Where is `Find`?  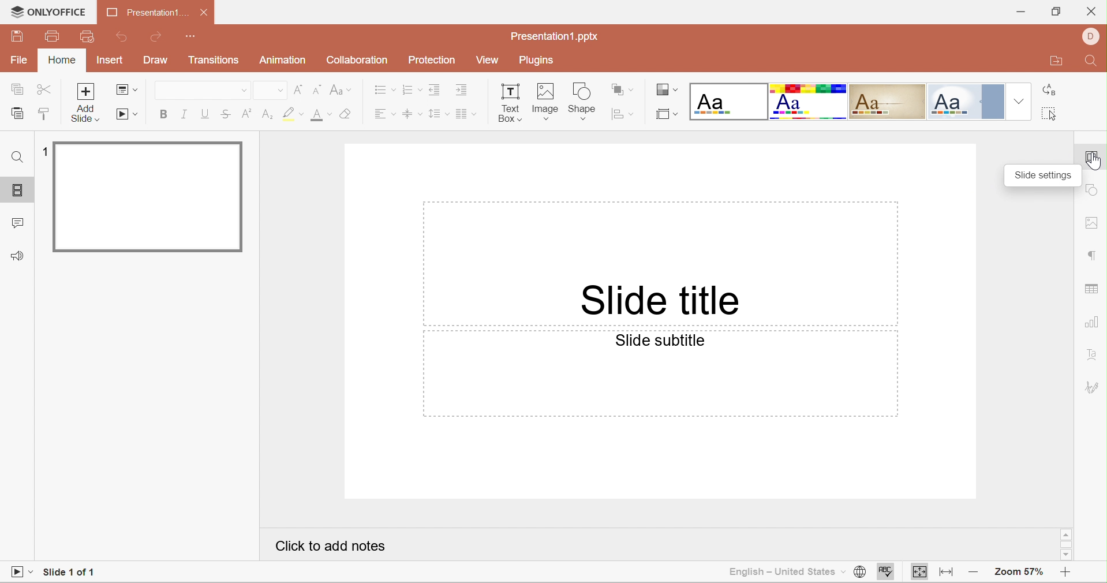 Find is located at coordinates (18, 158).